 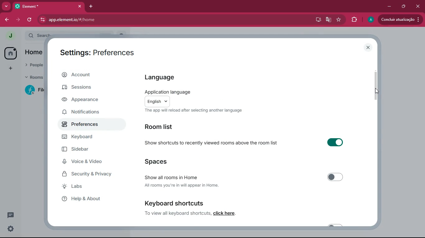 What do you see at coordinates (8, 20) in the screenshot?
I see `back` at bounding box center [8, 20].